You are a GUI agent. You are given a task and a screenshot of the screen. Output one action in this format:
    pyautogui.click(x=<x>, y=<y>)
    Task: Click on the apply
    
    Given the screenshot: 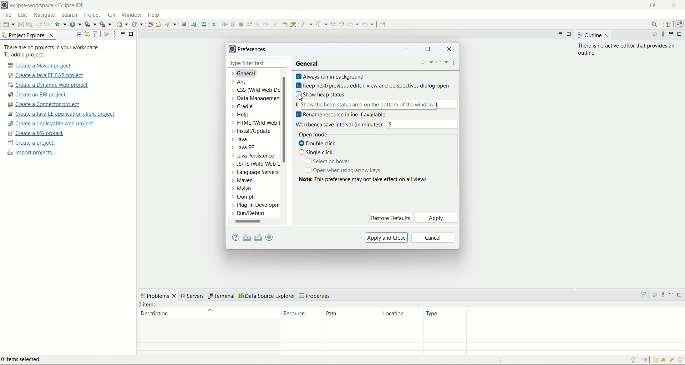 What is the action you would take?
    pyautogui.click(x=436, y=218)
    